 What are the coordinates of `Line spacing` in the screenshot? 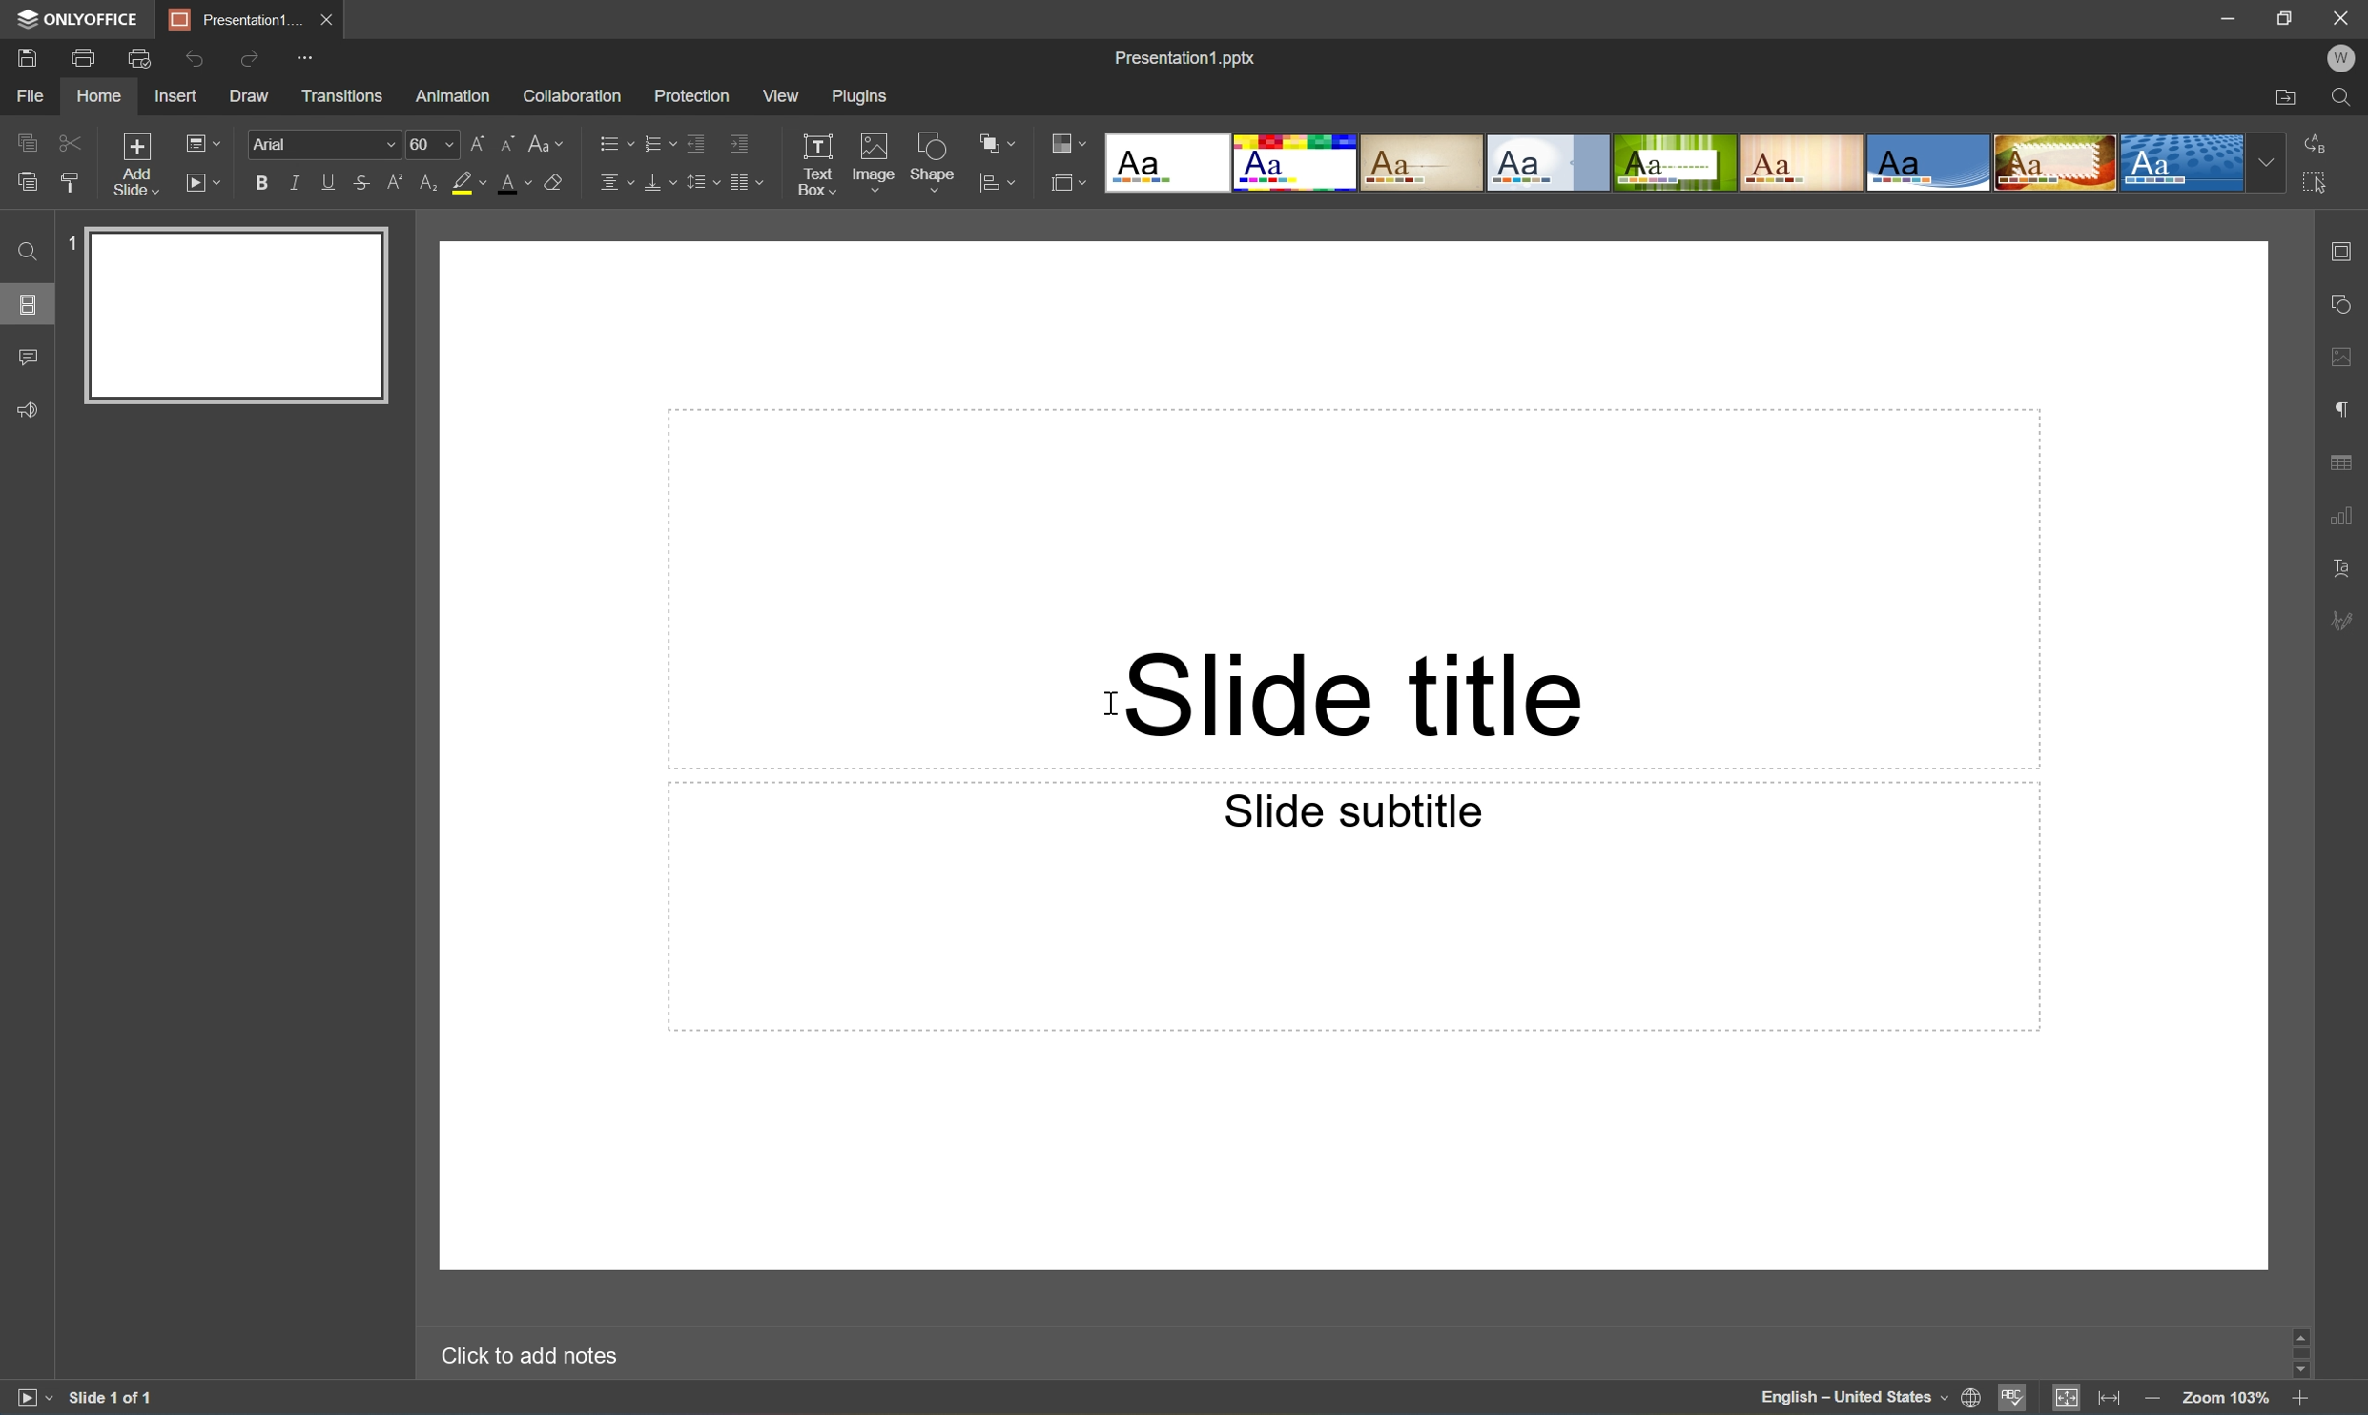 It's located at (702, 182).